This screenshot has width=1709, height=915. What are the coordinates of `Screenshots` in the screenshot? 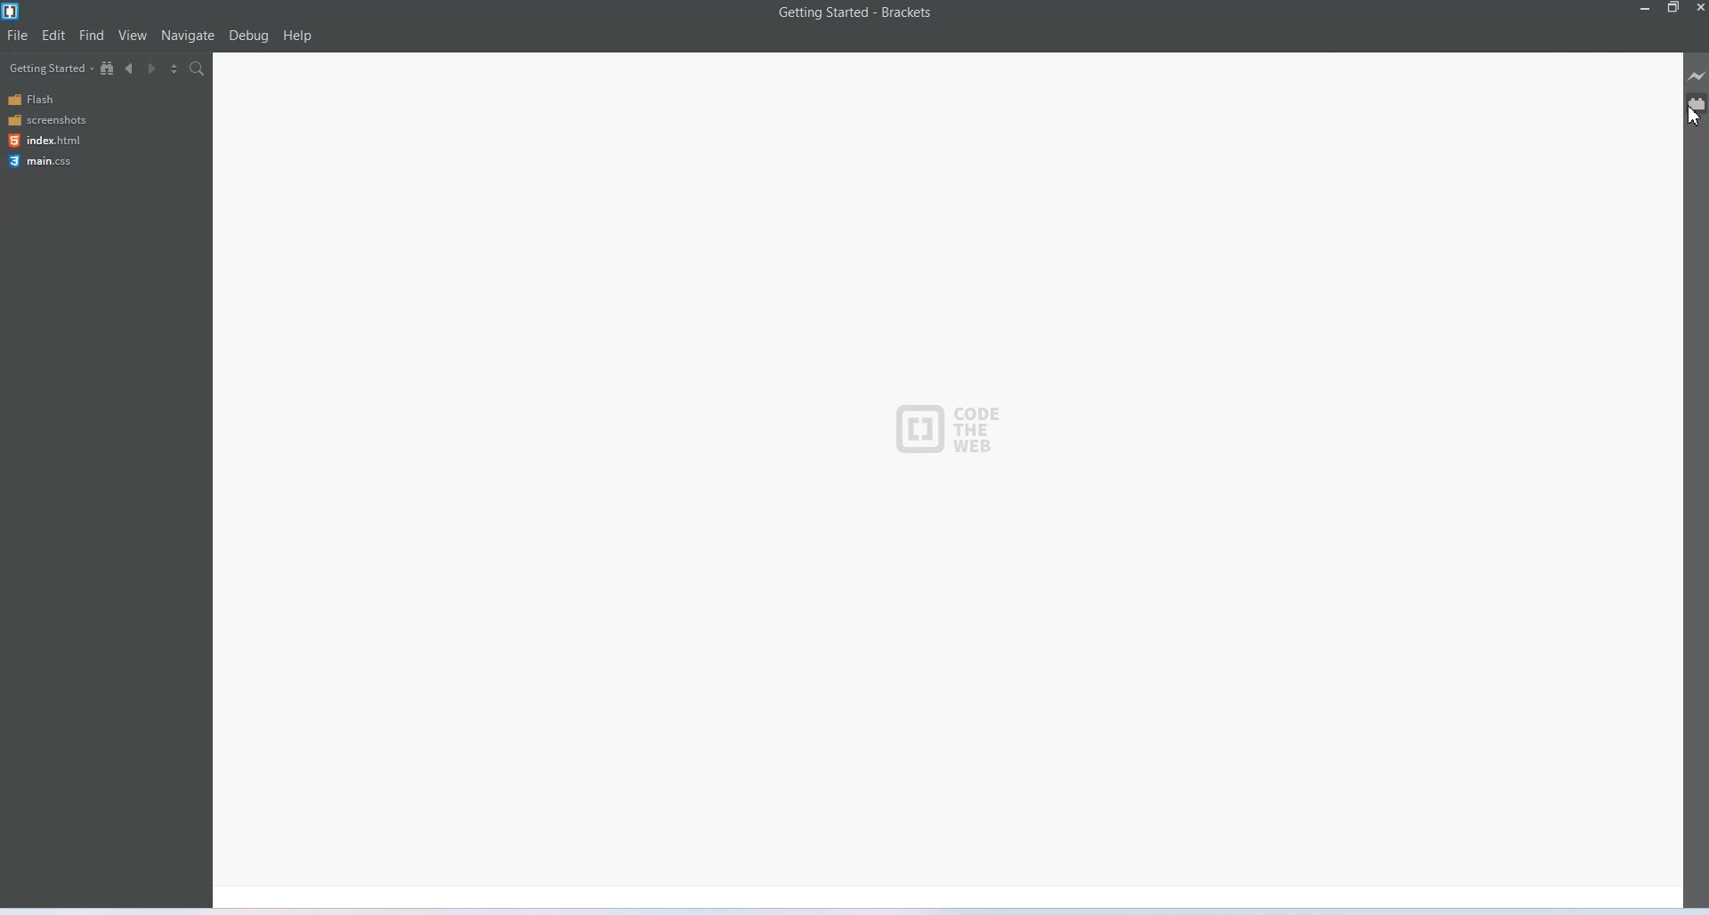 It's located at (60, 121).